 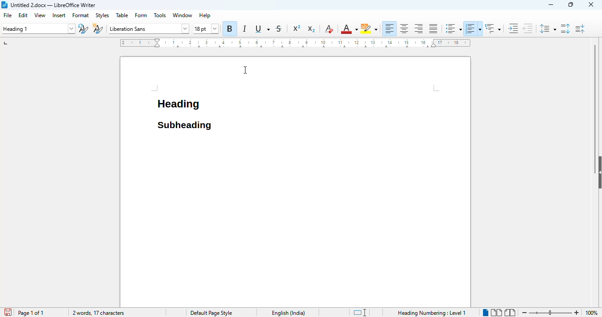 I want to click on file, so click(x=8, y=15).